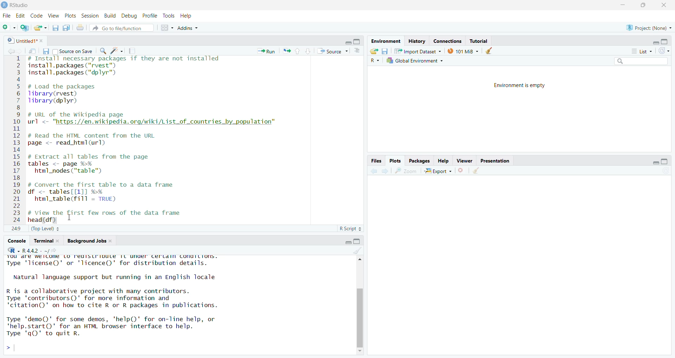  I want to click on open folder, so click(374, 51).